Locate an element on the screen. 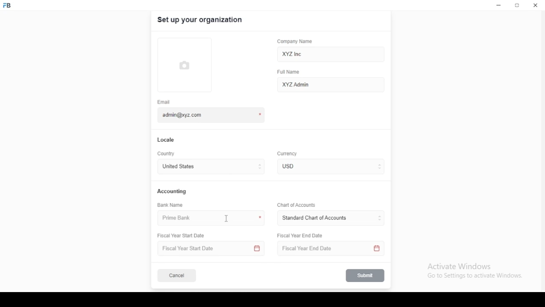 This screenshot has width=545, height=307. Fiscal Year Start Date is located at coordinates (184, 236).